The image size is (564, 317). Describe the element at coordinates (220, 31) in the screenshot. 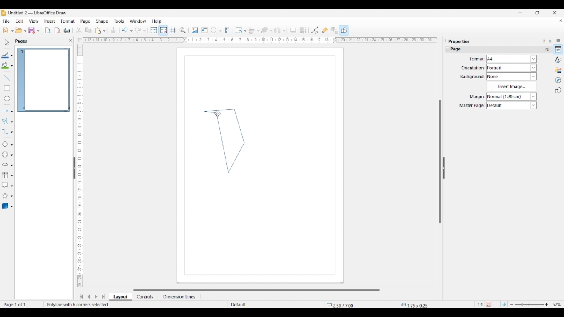

I see `Special character options` at that location.